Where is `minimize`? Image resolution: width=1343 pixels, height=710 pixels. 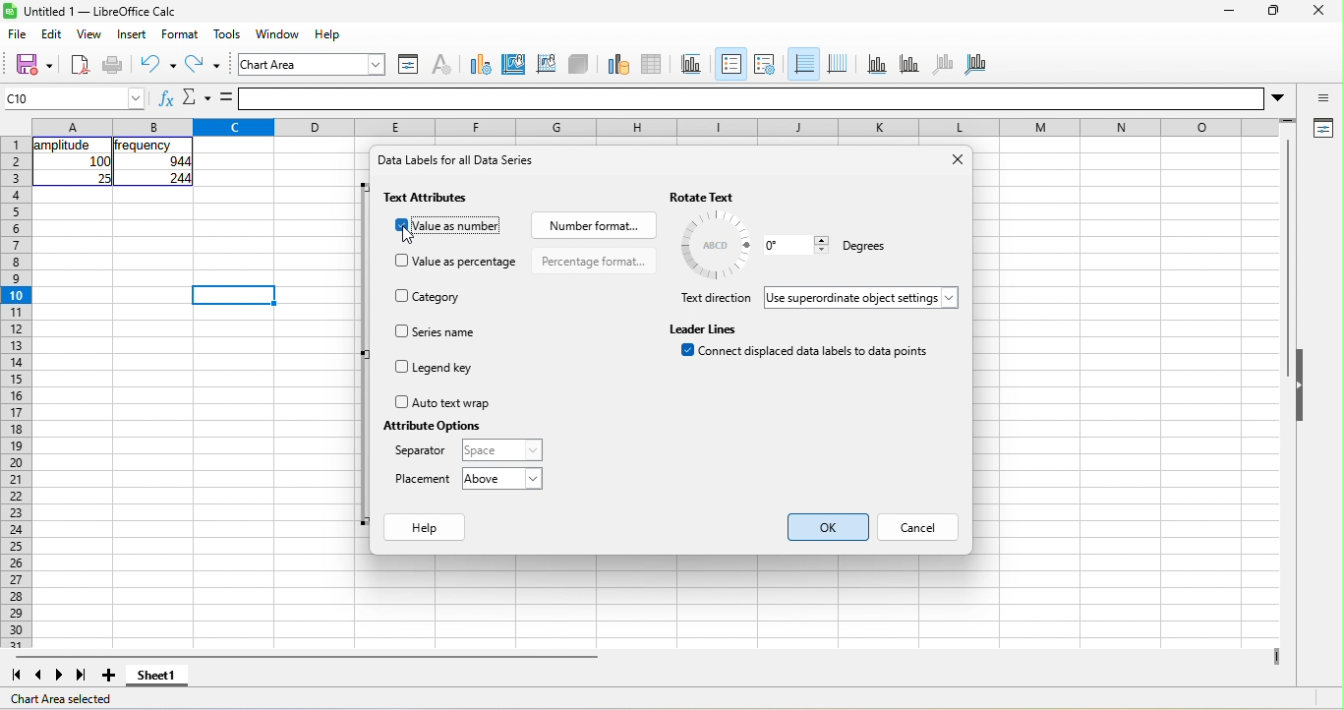
minimize is located at coordinates (1227, 13).